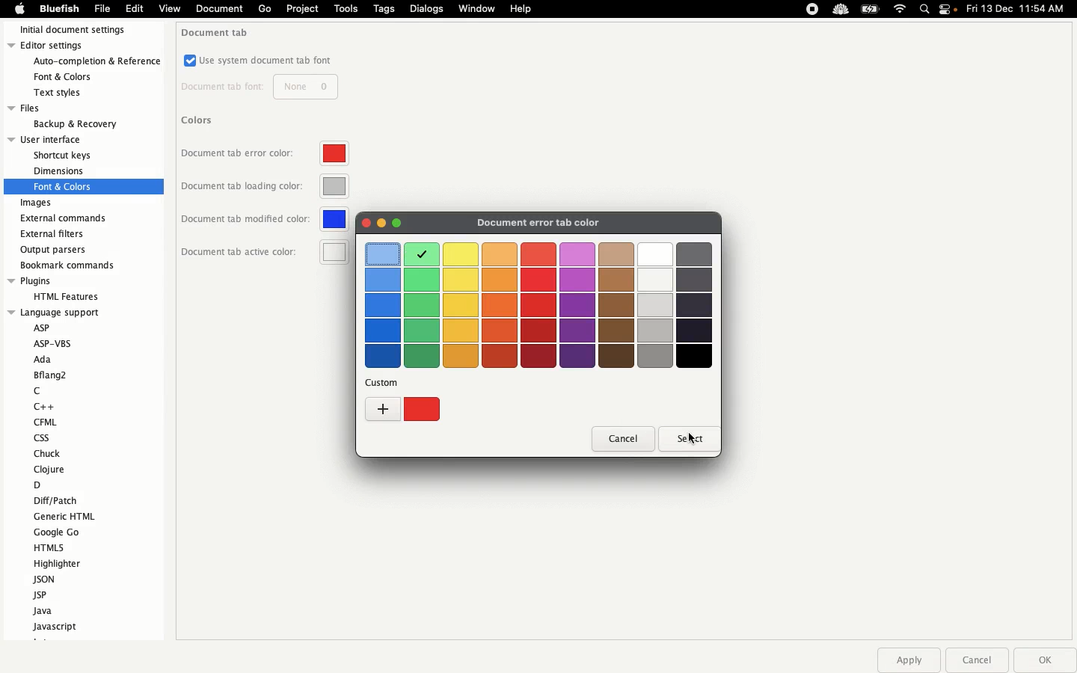 The width and height of the screenshot is (1077, 673). Describe the element at coordinates (1042, 660) in the screenshot. I see `Ok` at that location.